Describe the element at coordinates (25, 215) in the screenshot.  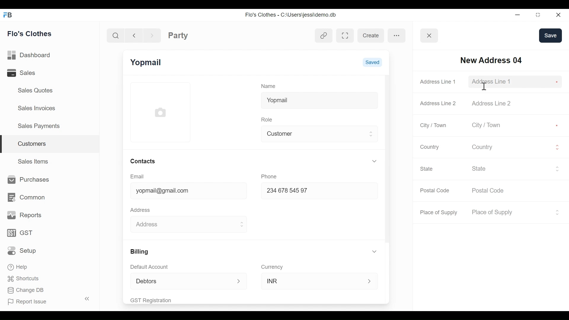
I see `Reports` at that location.